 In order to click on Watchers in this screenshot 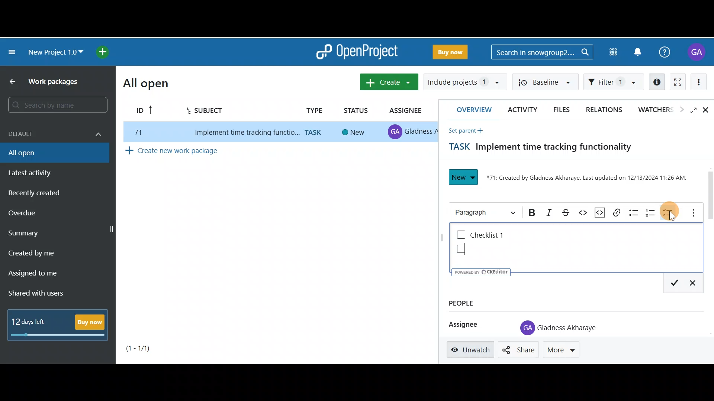, I will do `click(654, 111)`.